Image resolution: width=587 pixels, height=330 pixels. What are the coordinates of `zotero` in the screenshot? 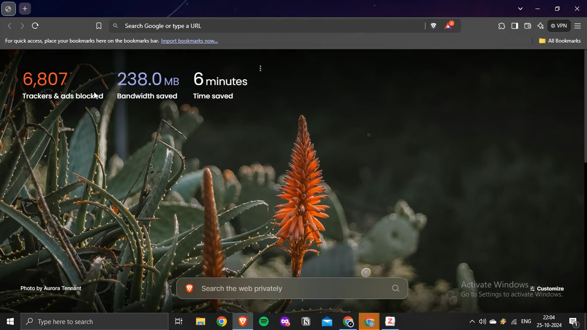 It's located at (391, 322).